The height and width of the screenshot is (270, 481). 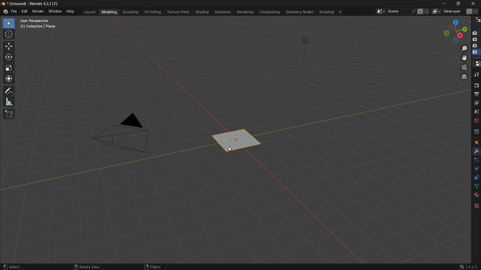 What do you see at coordinates (299, 12) in the screenshot?
I see `geometry nodes` at bounding box center [299, 12].